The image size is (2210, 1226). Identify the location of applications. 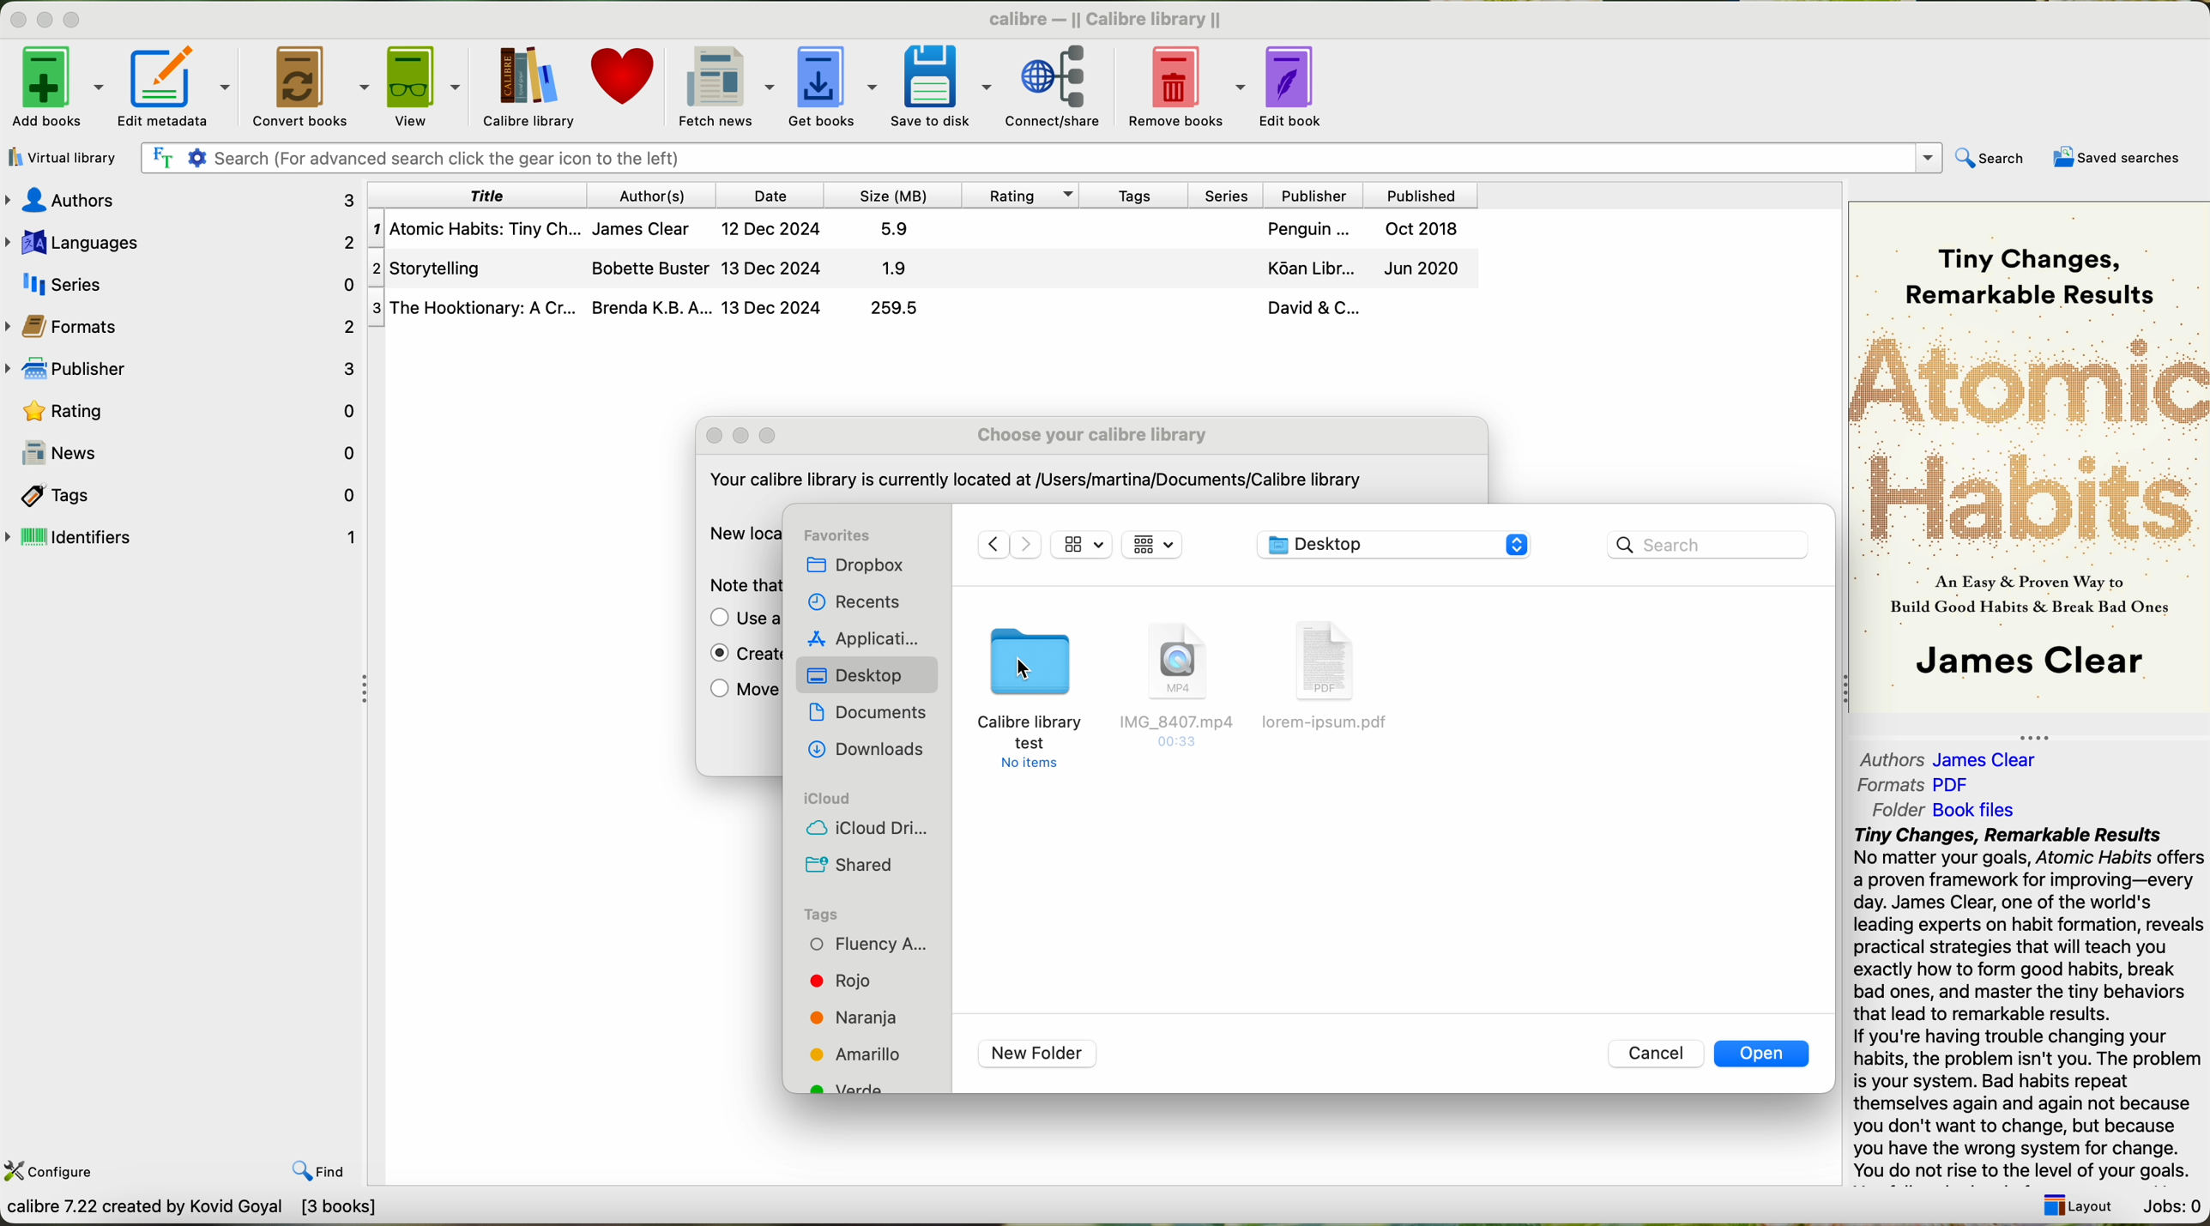
(863, 639).